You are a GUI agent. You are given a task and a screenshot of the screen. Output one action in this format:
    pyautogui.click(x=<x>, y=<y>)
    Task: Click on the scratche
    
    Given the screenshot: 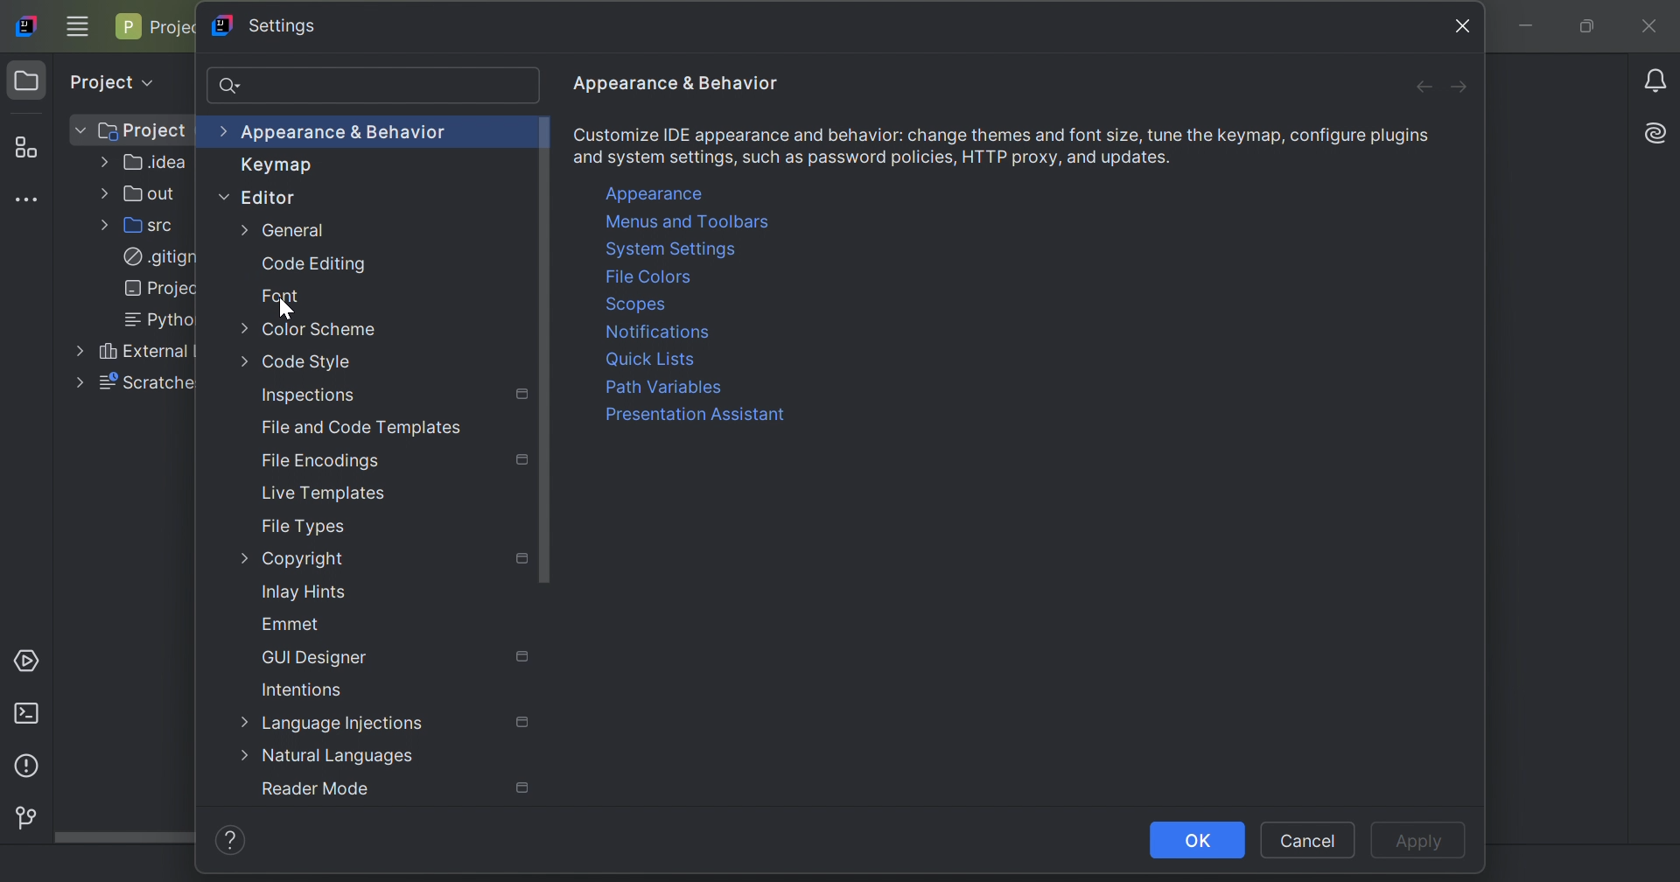 What is the action you would take?
    pyautogui.click(x=135, y=385)
    